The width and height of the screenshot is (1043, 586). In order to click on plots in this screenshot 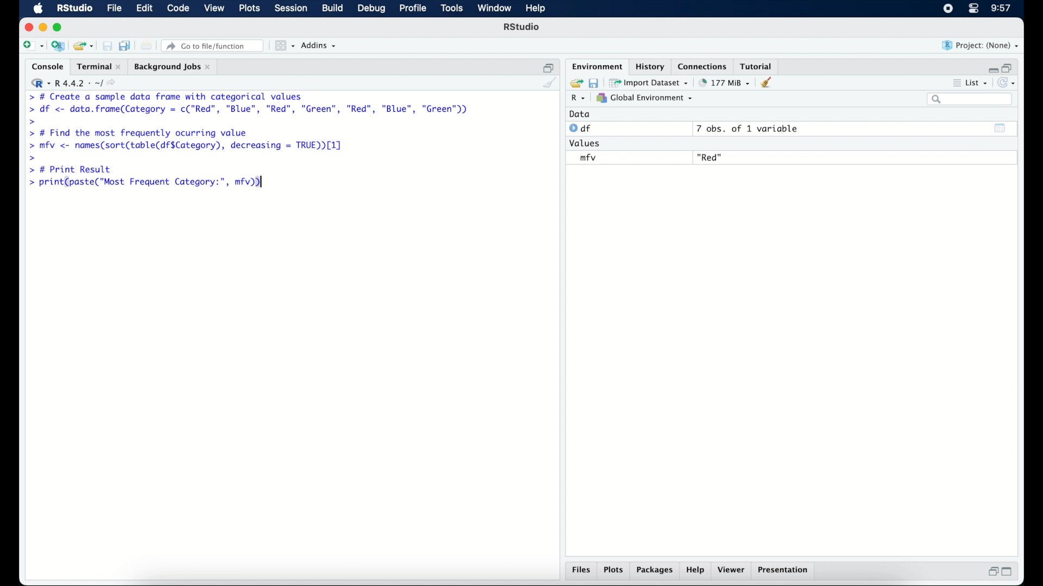, I will do `click(614, 571)`.